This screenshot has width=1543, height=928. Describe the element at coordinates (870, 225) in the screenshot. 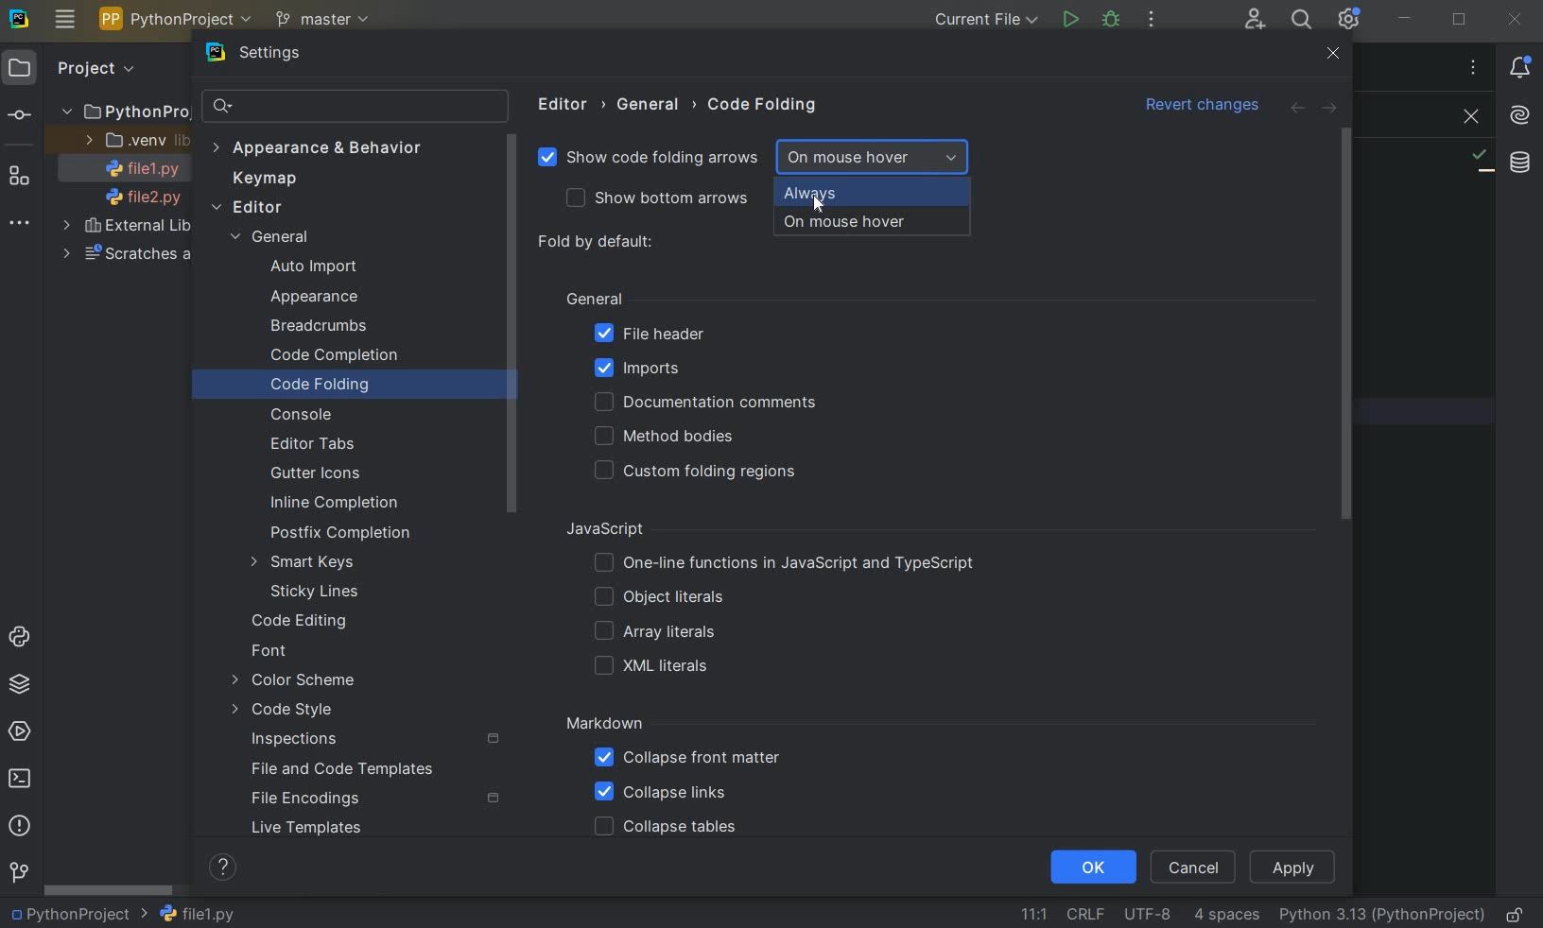

I see `ON MOUSE HOVER` at that location.